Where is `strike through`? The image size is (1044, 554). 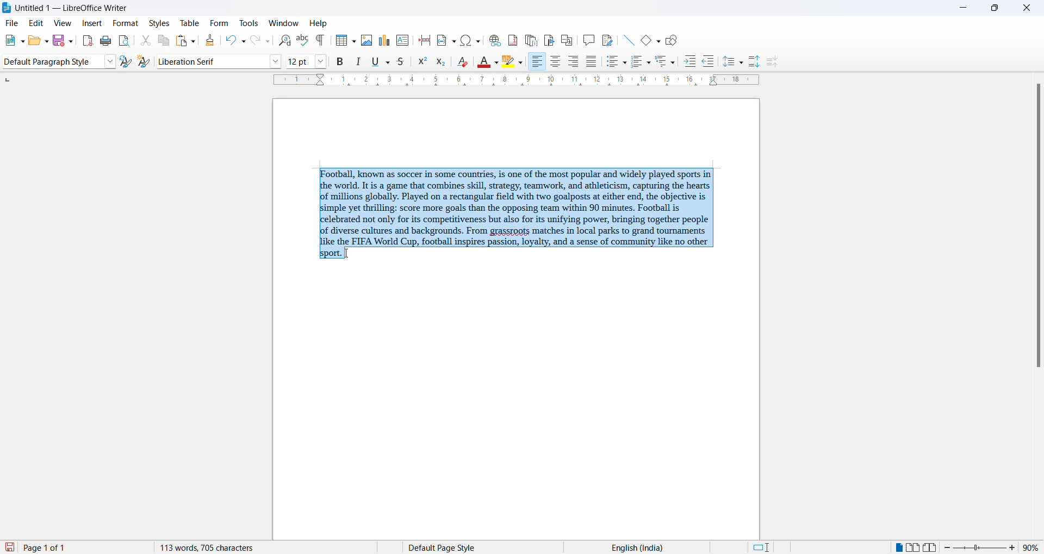 strike through is located at coordinates (403, 61).